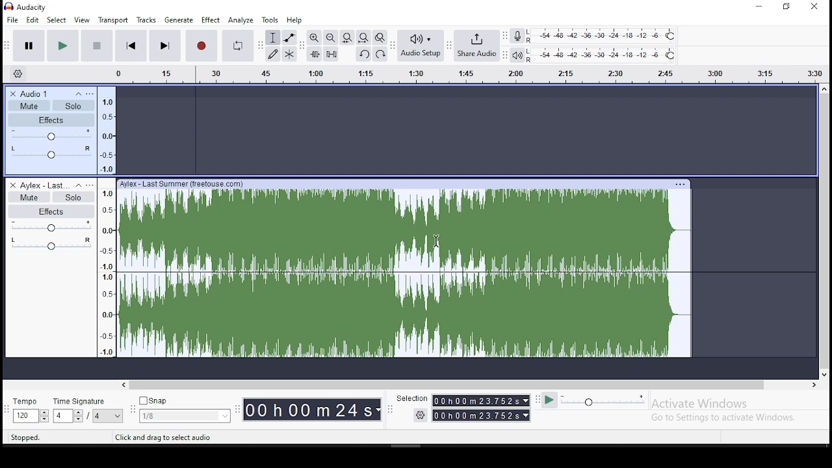  What do you see at coordinates (517, 36) in the screenshot?
I see `record mixer` at bounding box center [517, 36].